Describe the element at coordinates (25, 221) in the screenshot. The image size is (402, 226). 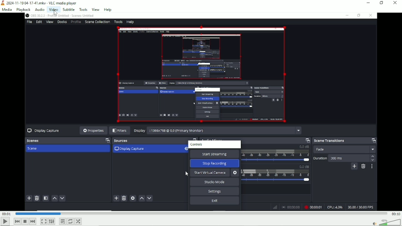
I see `Stop playlist` at that location.